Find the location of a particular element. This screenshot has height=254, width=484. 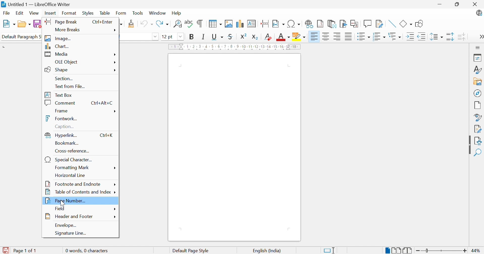

Gallery is located at coordinates (478, 81).